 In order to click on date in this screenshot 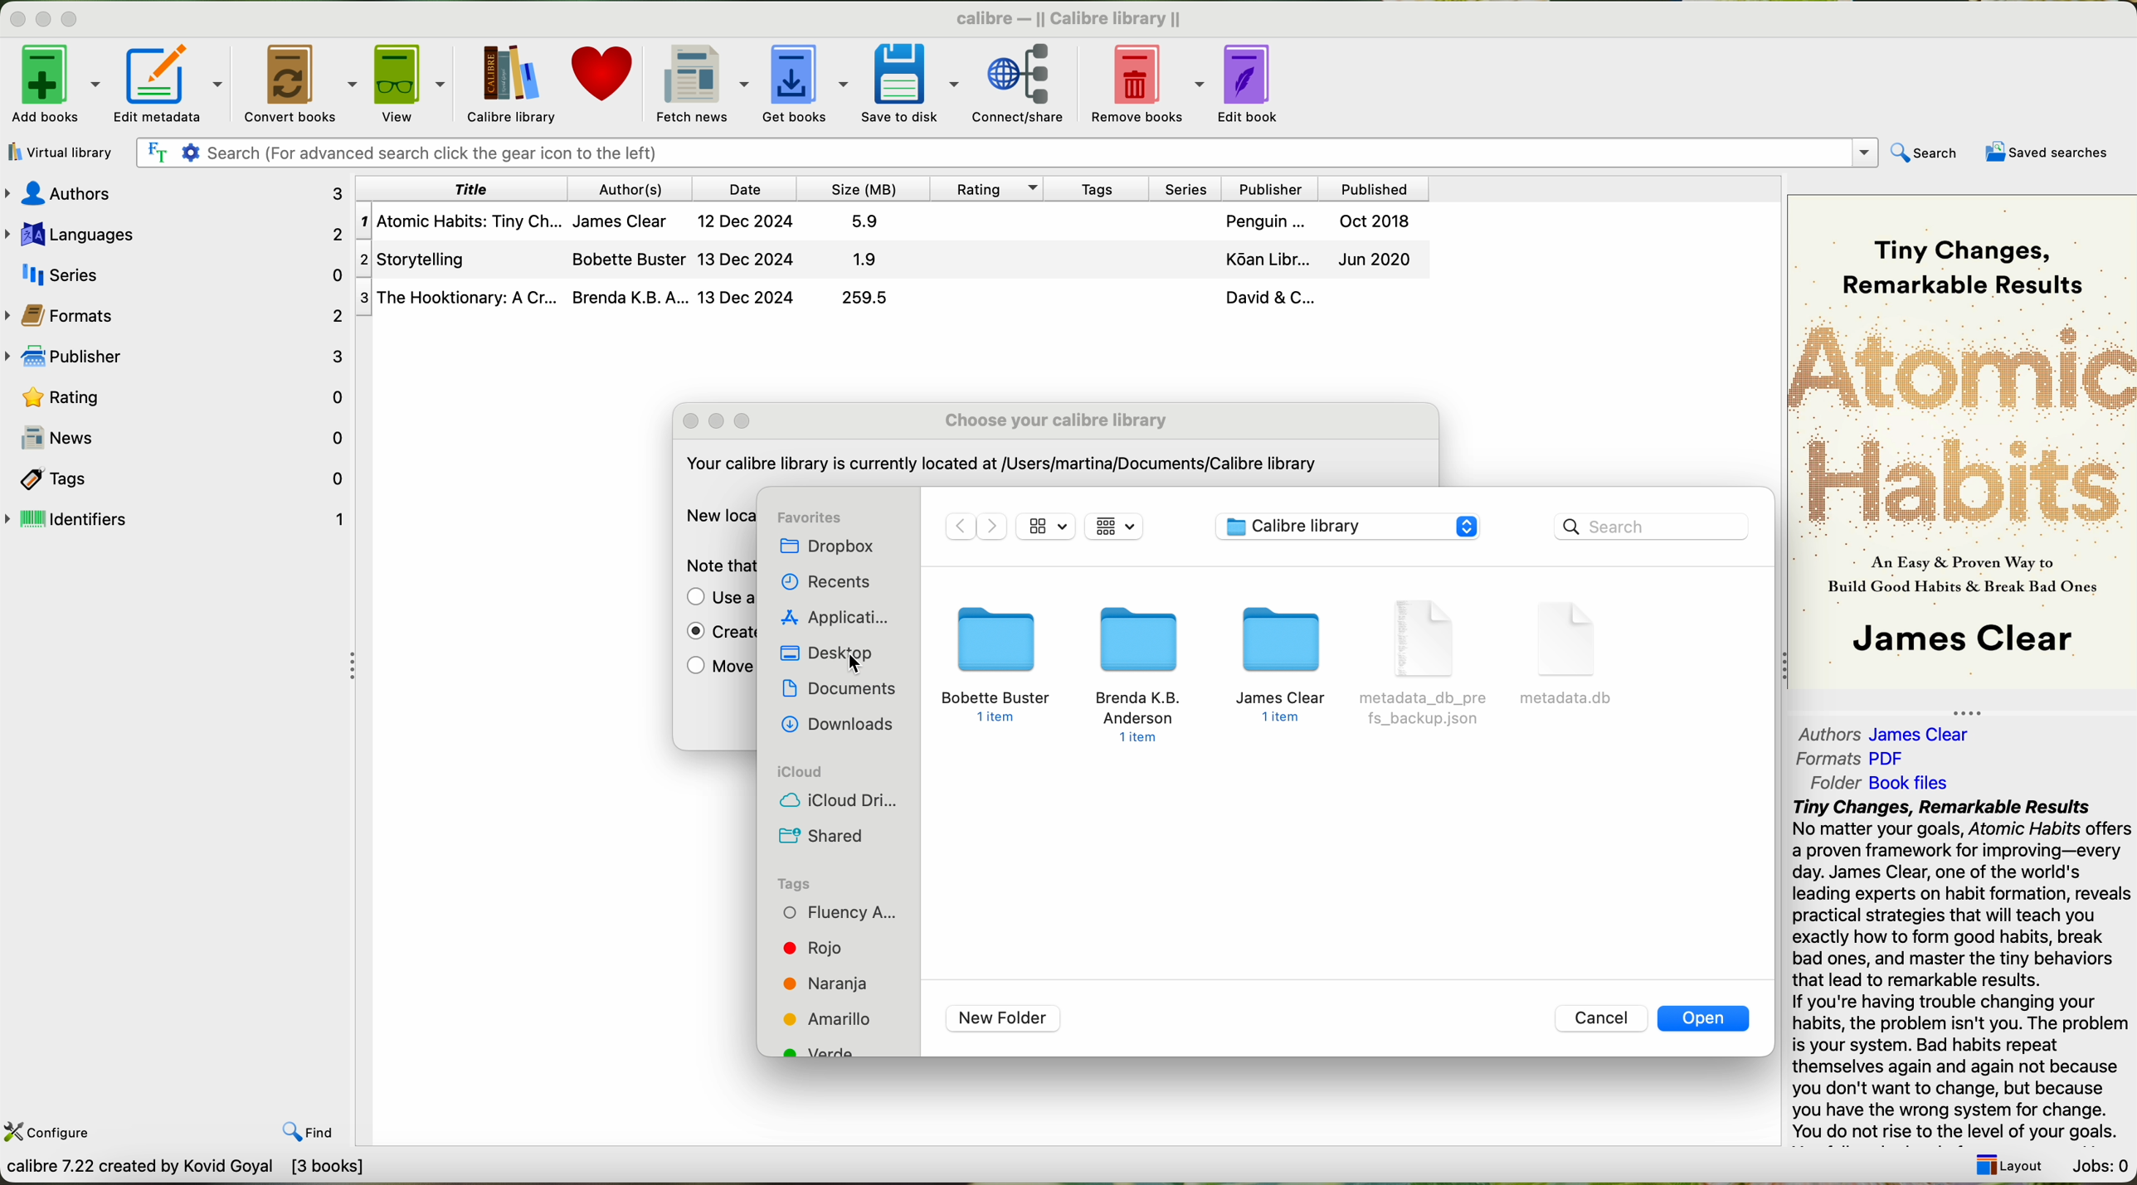, I will do `click(745, 188)`.